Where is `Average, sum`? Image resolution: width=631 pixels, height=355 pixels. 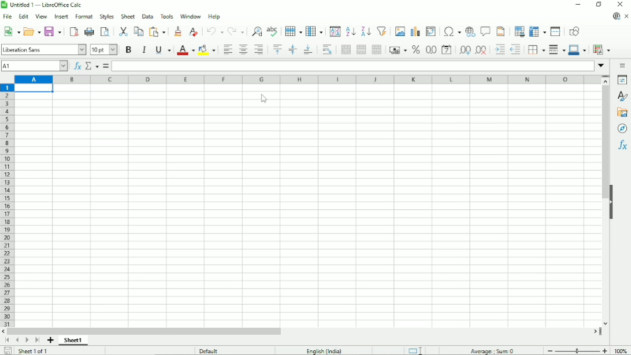
Average, sum is located at coordinates (493, 350).